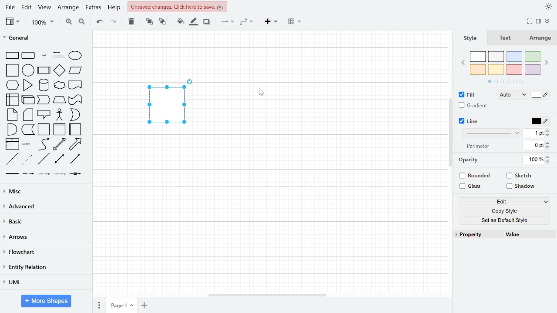 The width and height of the screenshot is (557, 313). What do you see at coordinates (533, 70) in the screenshot?
I see `violet` at bounding box center [533, 70].